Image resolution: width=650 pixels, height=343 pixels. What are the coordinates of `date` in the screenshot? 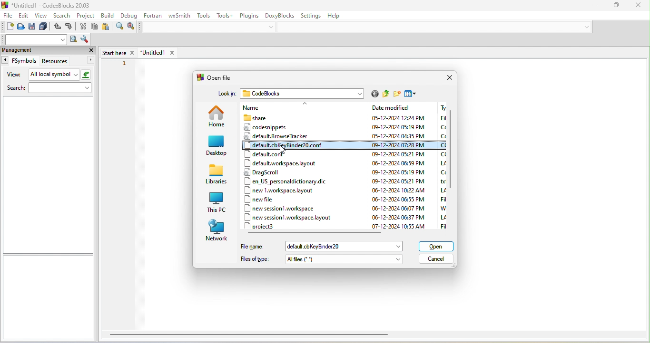 It's located at (396, 217).